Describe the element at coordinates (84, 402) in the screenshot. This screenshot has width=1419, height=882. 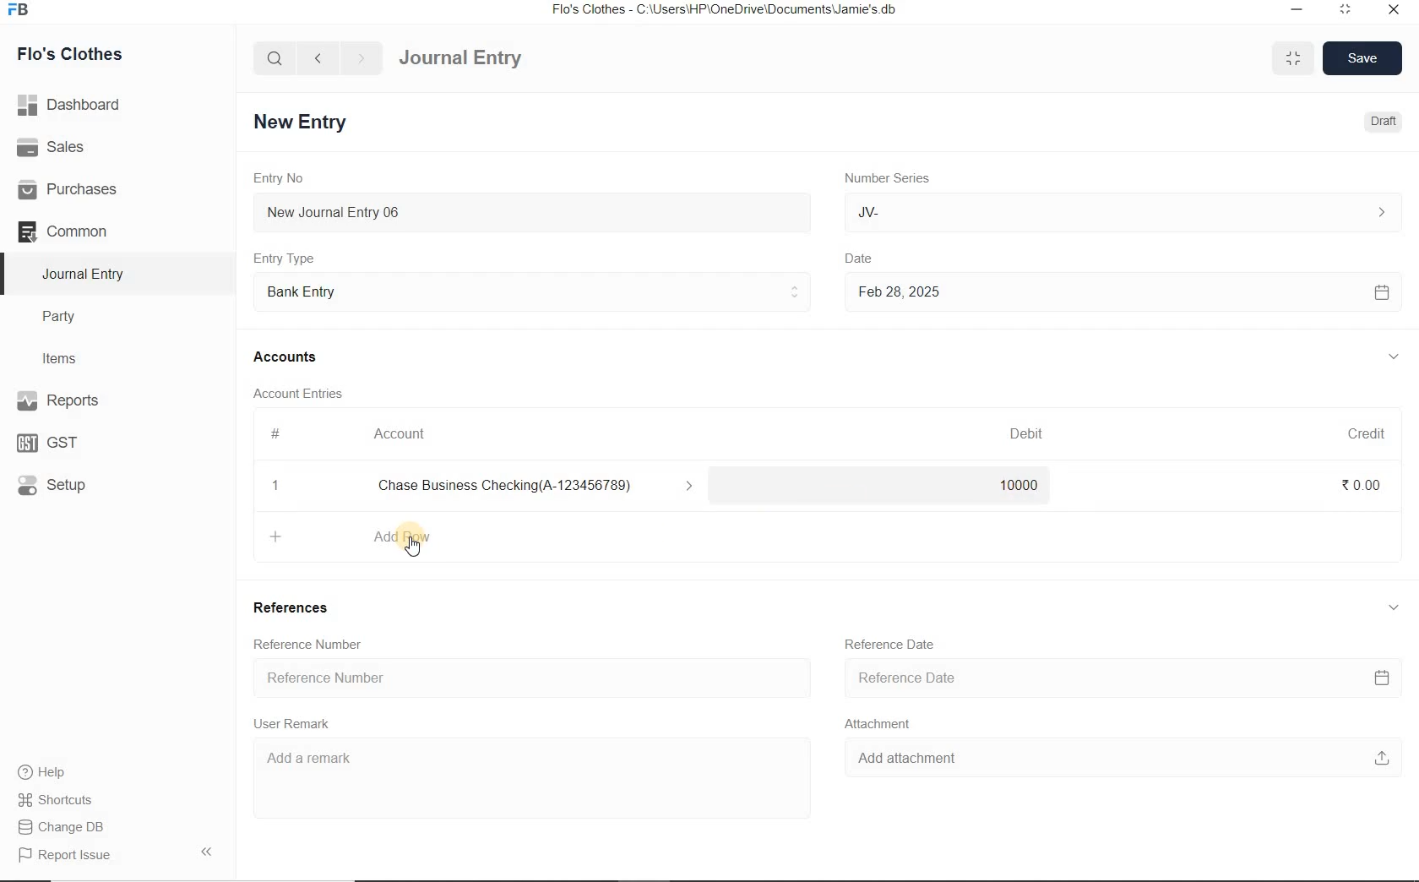
I see `Reports` at that location.